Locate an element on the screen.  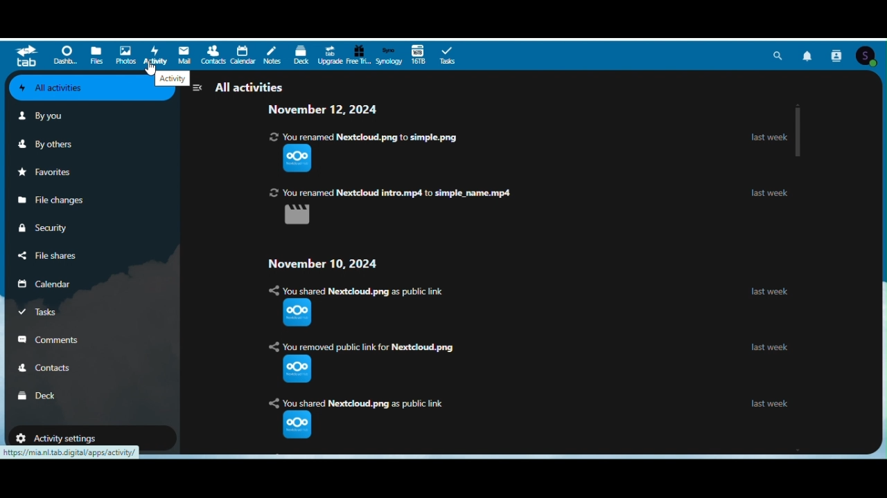
Notes is located at coordinates (271, 55).